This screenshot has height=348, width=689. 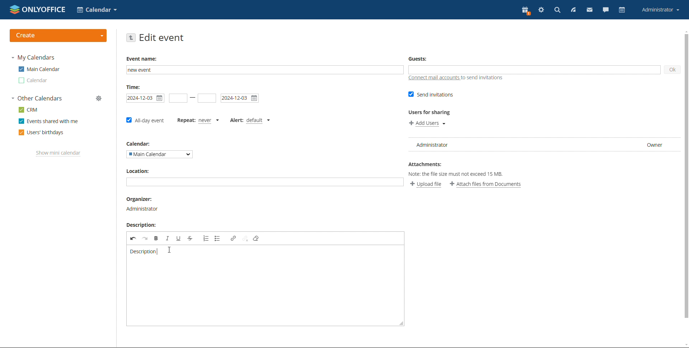 I want to click on Attachments:, so click(x=426, y=164).